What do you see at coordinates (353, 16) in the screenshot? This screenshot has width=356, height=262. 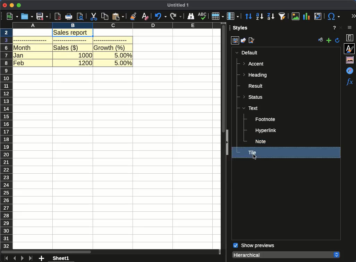 I see `expand` at bounding box center [353, 16].